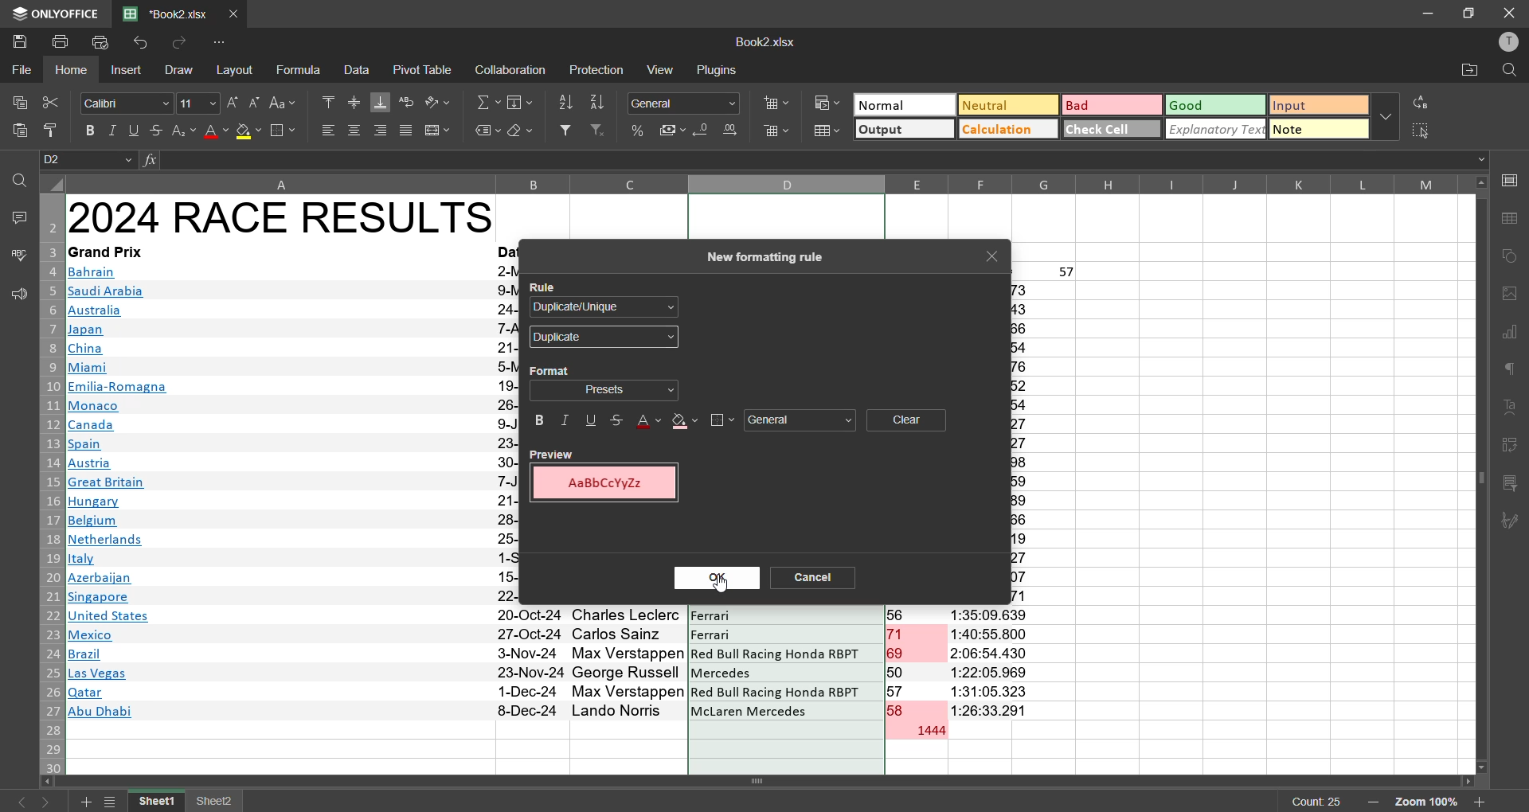  What do you see at coordinates (830, 103) in the screenshot?
I see `conditional formatting` at bounding box center [830, 103].